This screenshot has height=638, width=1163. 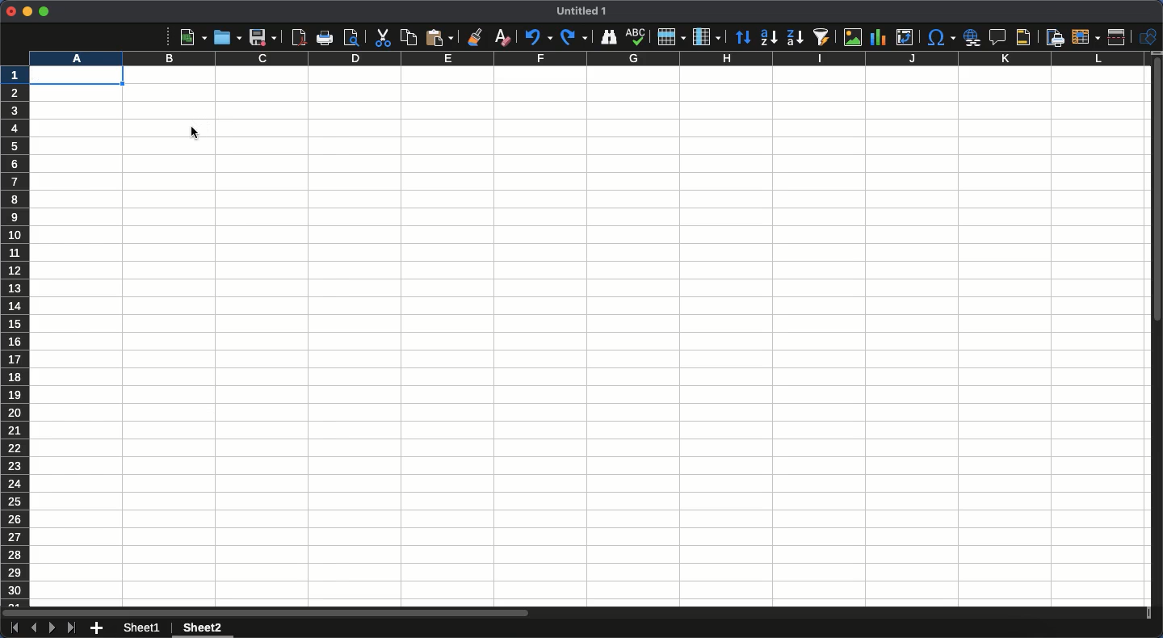 What do you see at coordinates (409, 37) in the screenshot?
I see `Copy` at bounding box center [409, 37].